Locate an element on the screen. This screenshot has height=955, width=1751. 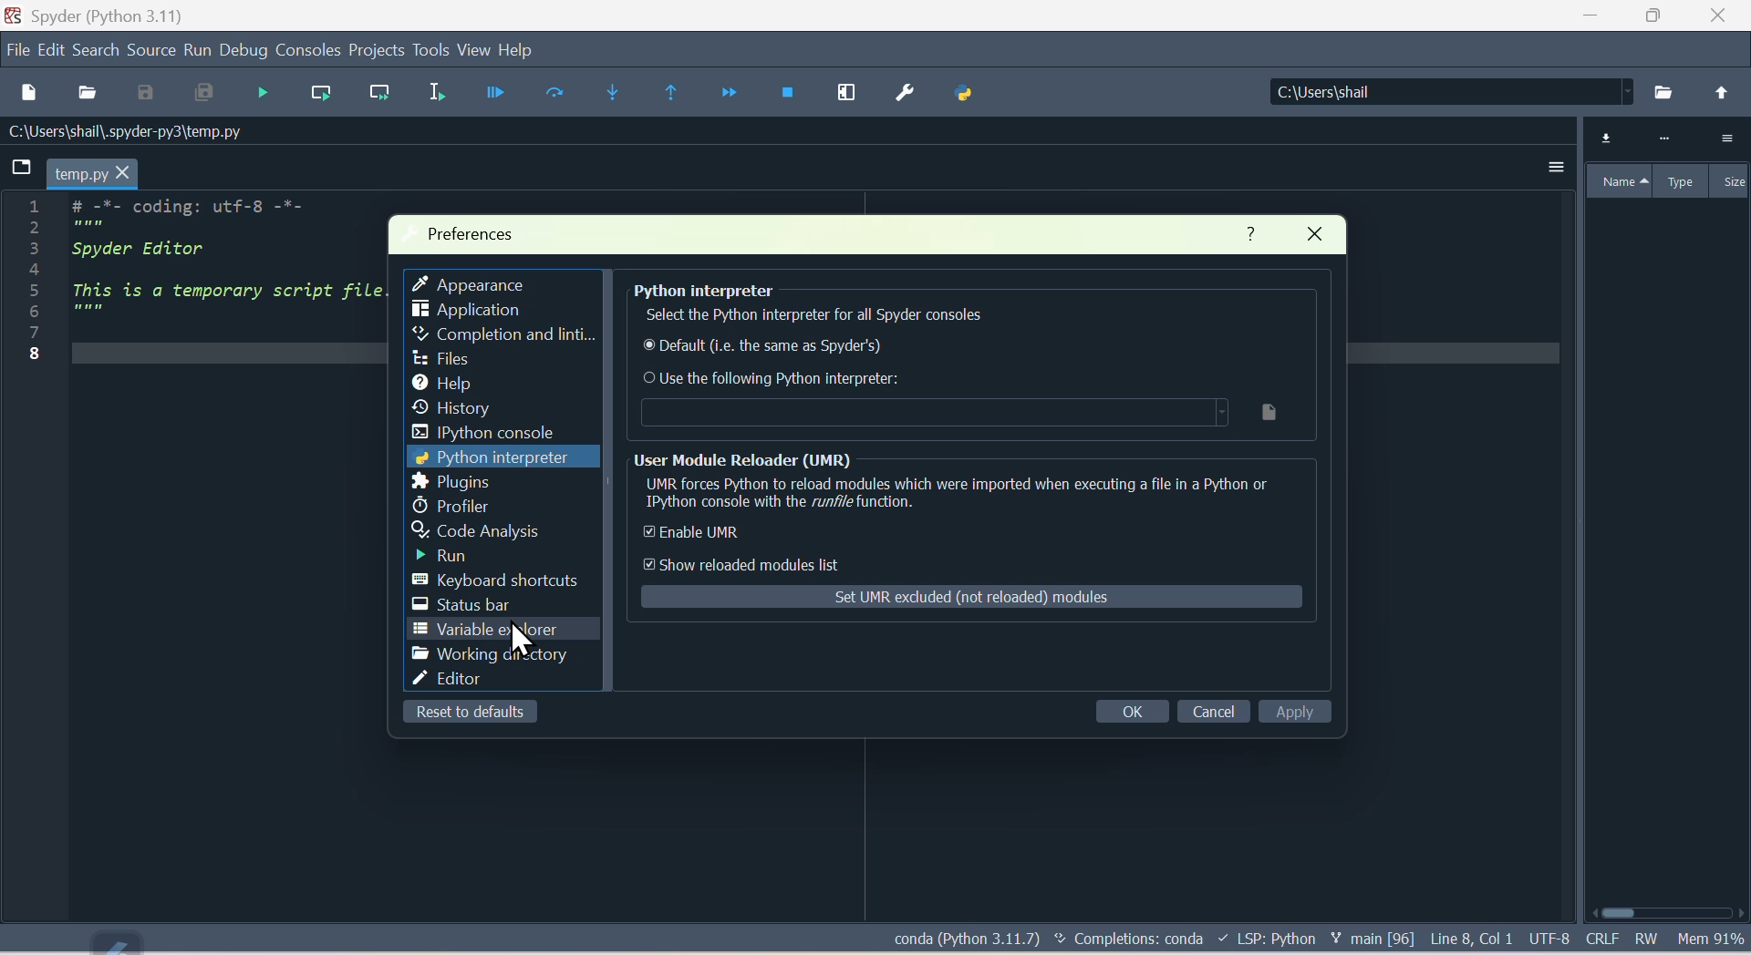
New files is located at coordinates (28, 90).